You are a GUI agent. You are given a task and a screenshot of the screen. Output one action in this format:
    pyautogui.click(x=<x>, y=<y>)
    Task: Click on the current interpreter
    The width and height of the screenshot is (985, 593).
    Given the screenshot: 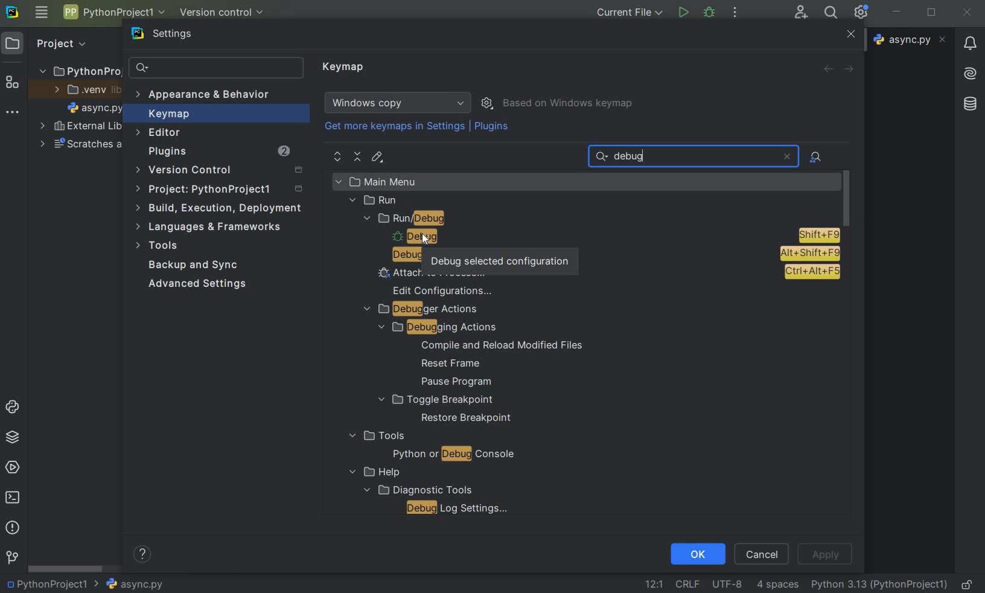 What is the action you would take?
    pyautogui.click(x=880, y=584)
    